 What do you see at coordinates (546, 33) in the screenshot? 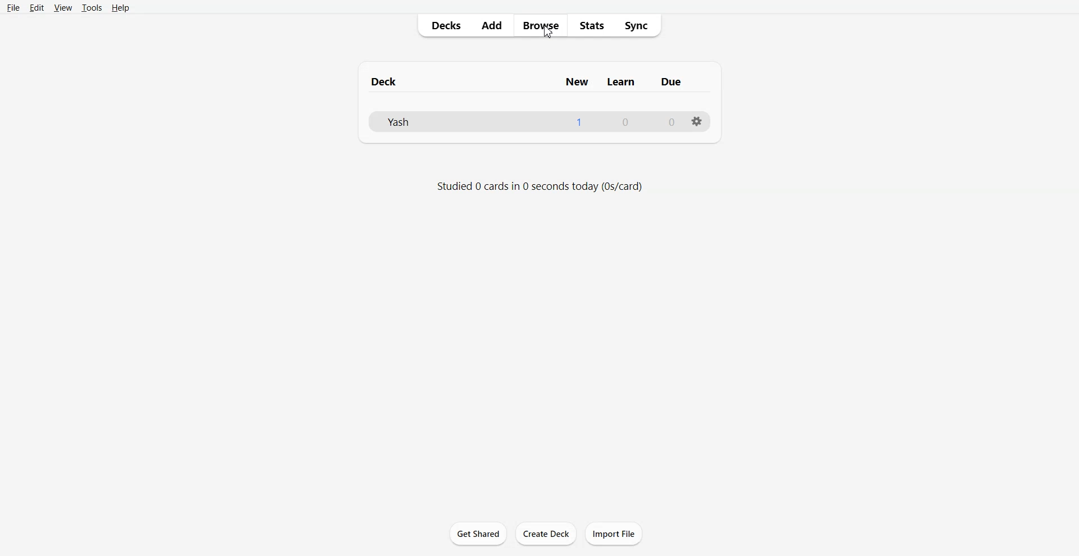
I see `Seconds` at bounding box center [546, 33].